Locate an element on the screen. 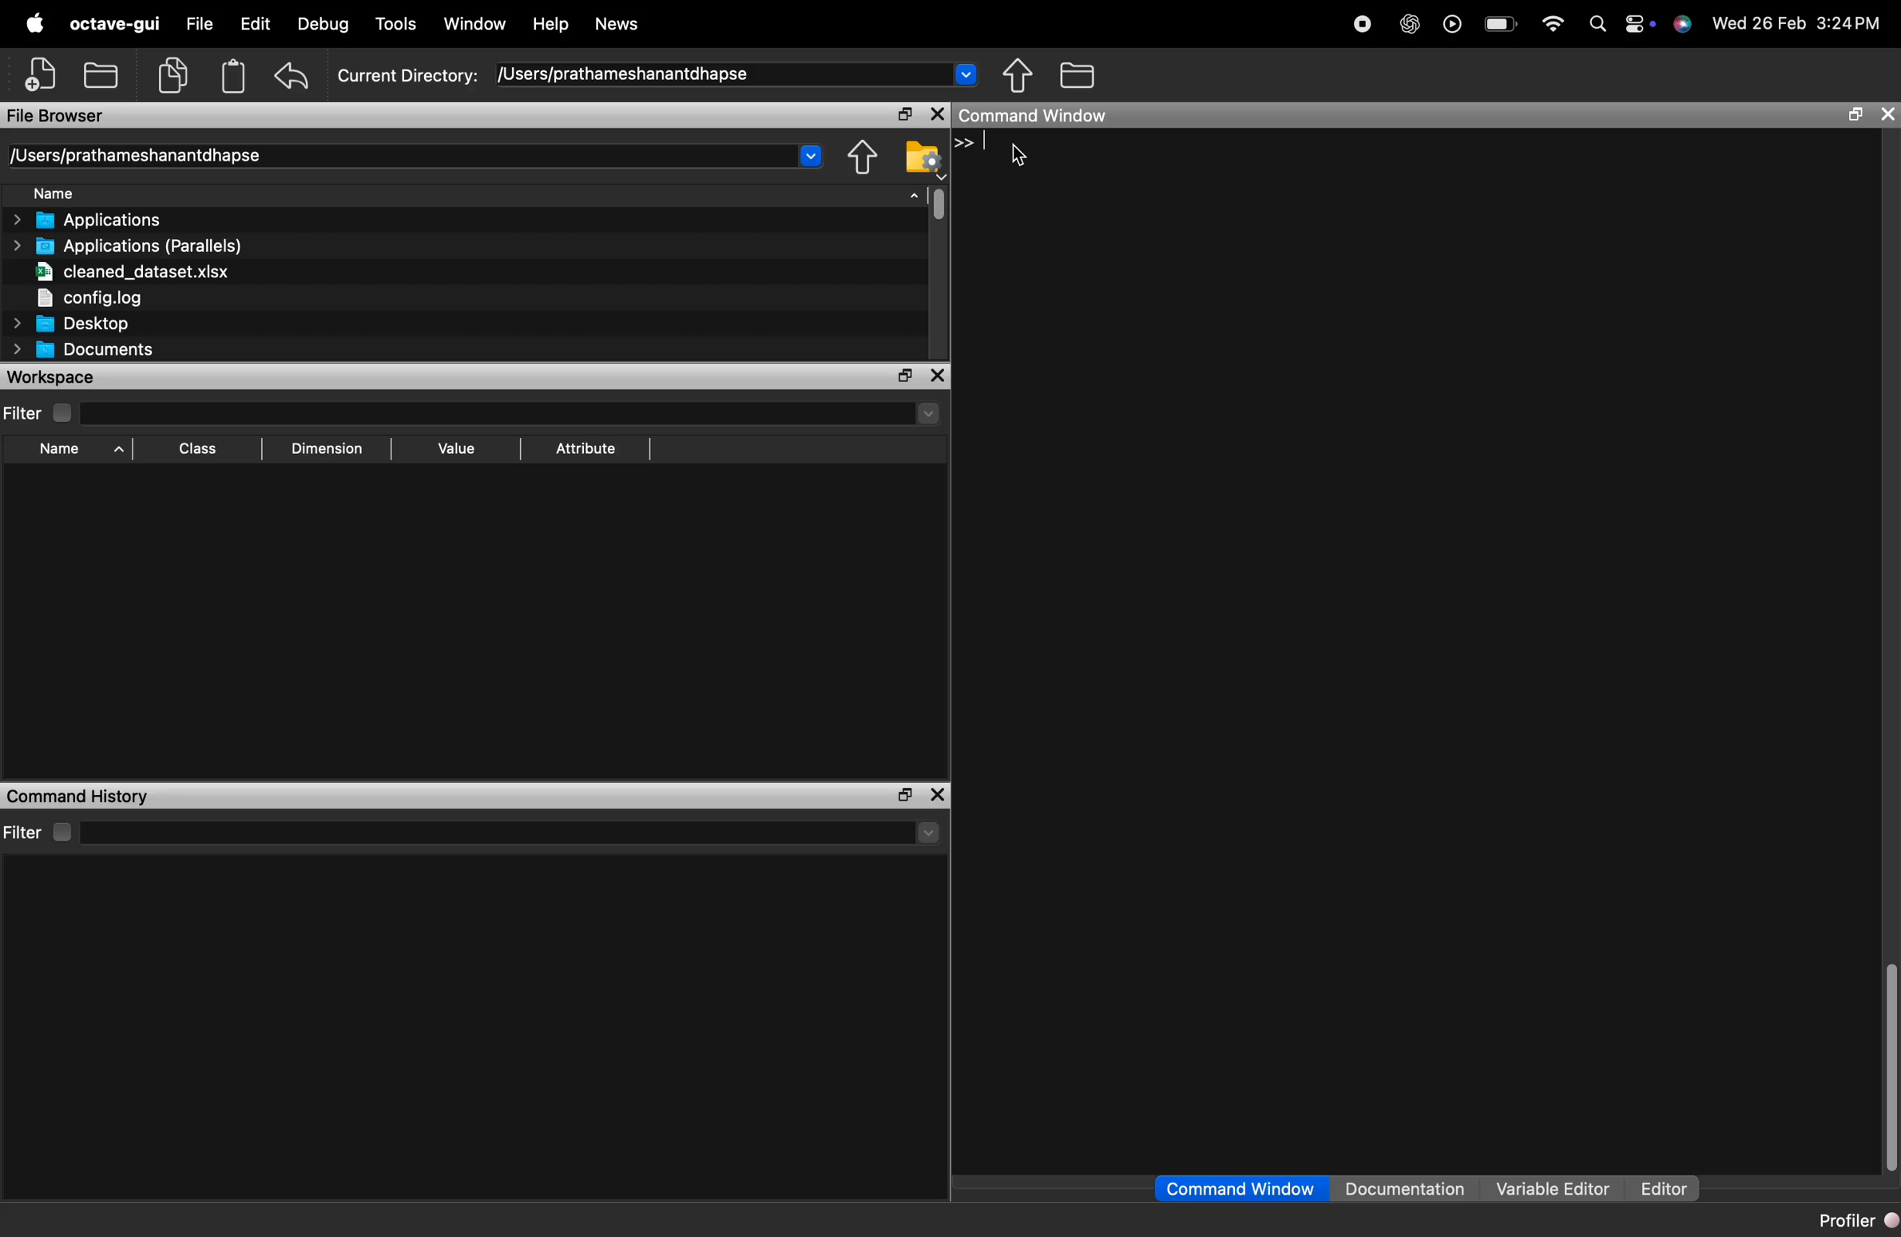 This screenshot has height=1237, width=1901. Directory settings is located at coordinates (923, 155).